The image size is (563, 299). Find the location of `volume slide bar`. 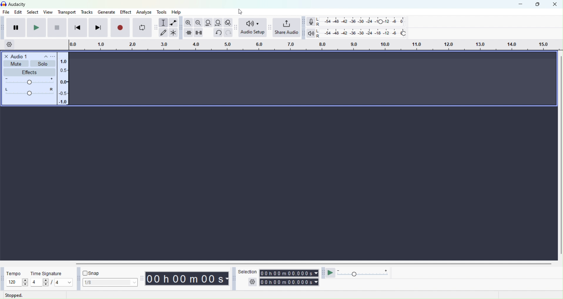

volume slide bar is located at coordinates (29, 81).